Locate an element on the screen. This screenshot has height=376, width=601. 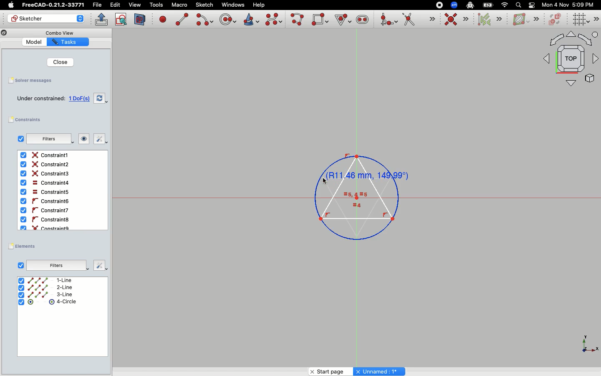
Create conic is located at coordinates (250, 19).